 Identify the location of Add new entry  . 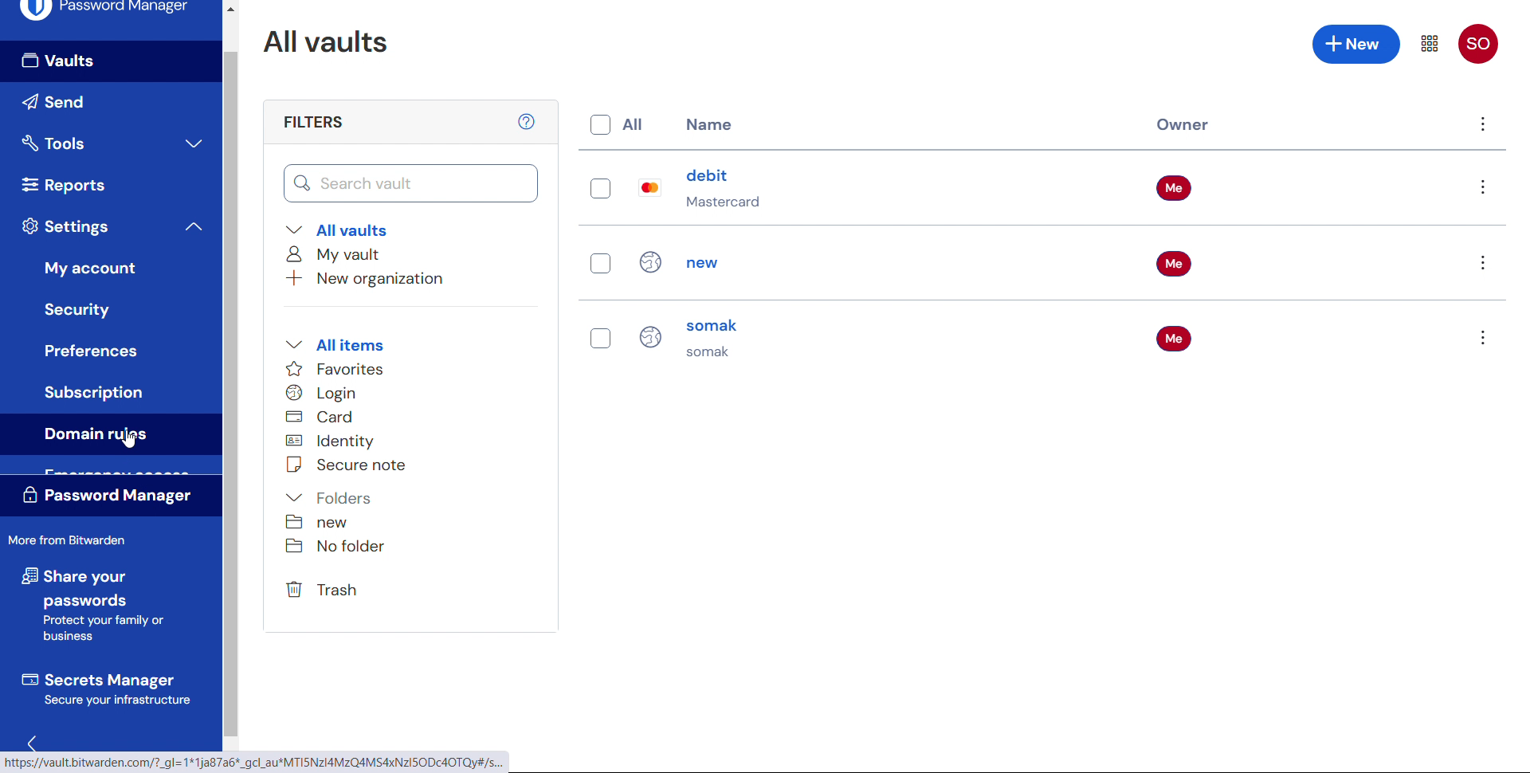
(1355, 45).